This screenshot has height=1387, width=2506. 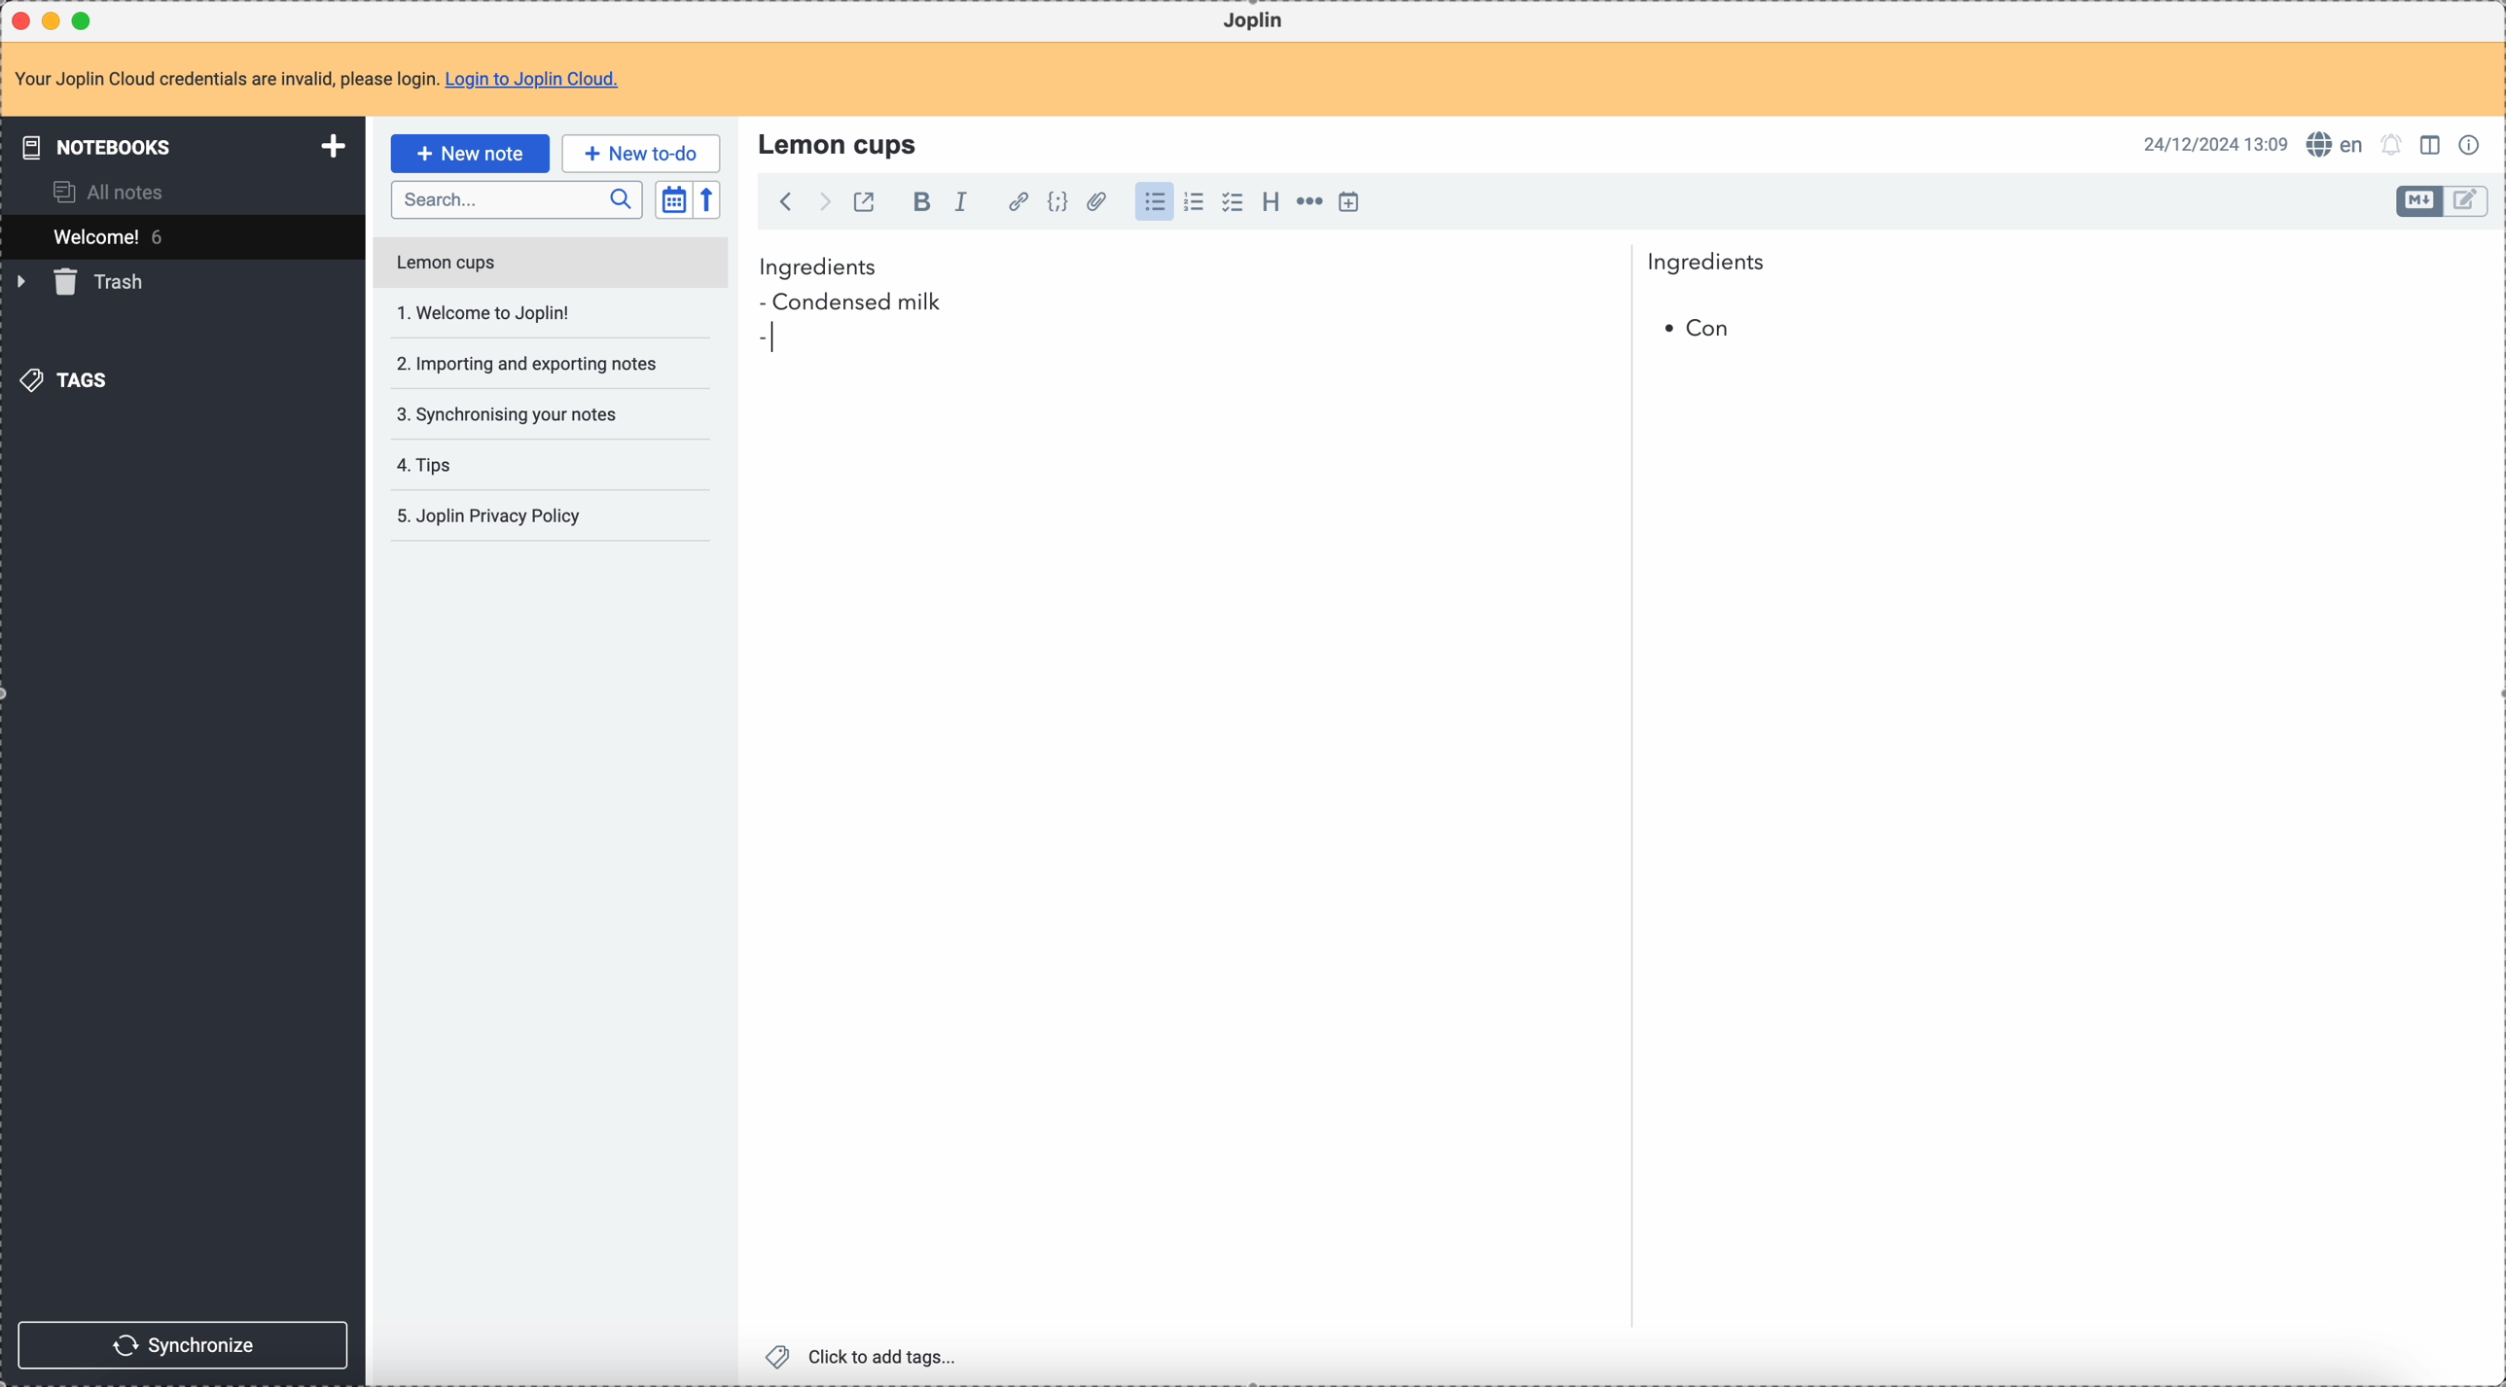 What do you see at coordinates (673, 200) in the screenshot?
I see `toggle sort order field` at bounding box center [673, 200].